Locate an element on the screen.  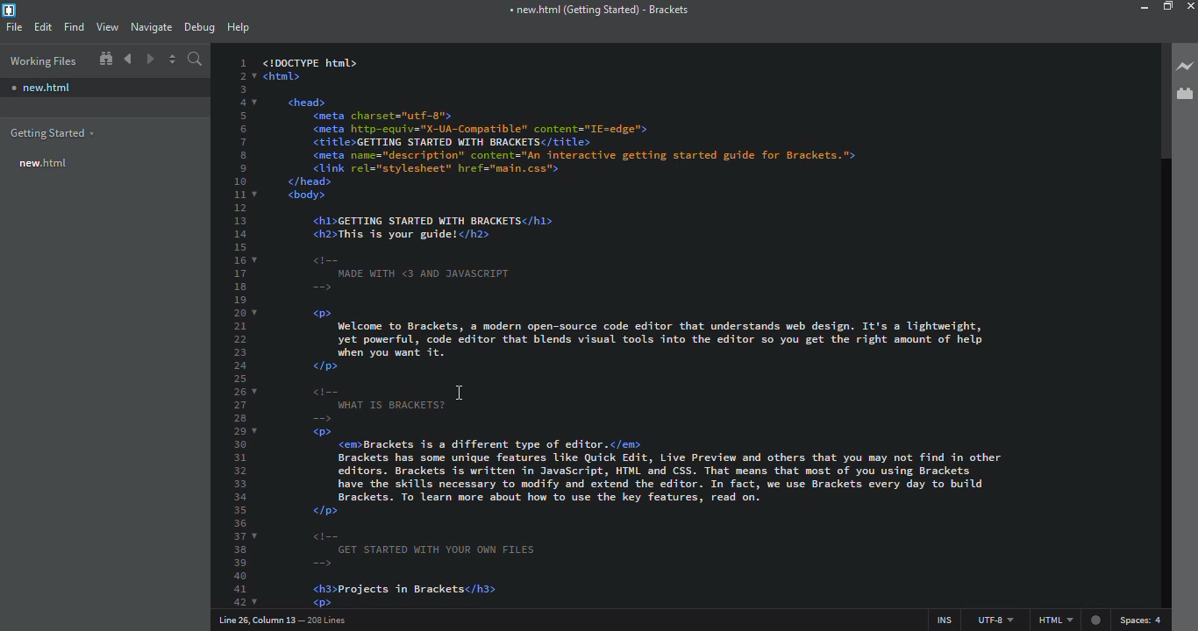
line is located at coordinates (288, 620).